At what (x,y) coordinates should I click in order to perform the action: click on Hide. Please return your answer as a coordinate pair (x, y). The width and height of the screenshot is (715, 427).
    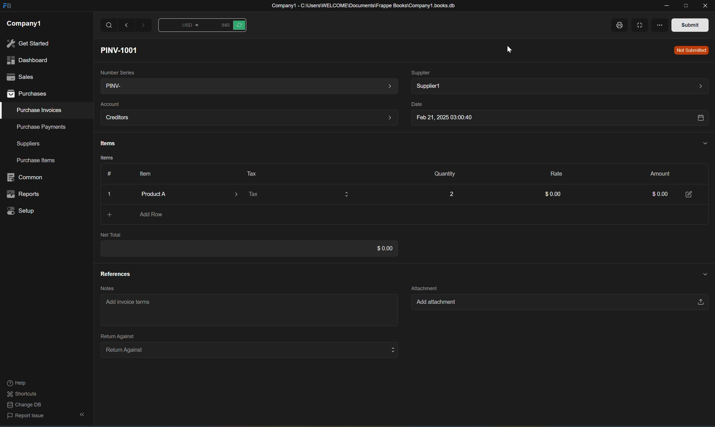
    Looking at the image, I should click on (703, 143).